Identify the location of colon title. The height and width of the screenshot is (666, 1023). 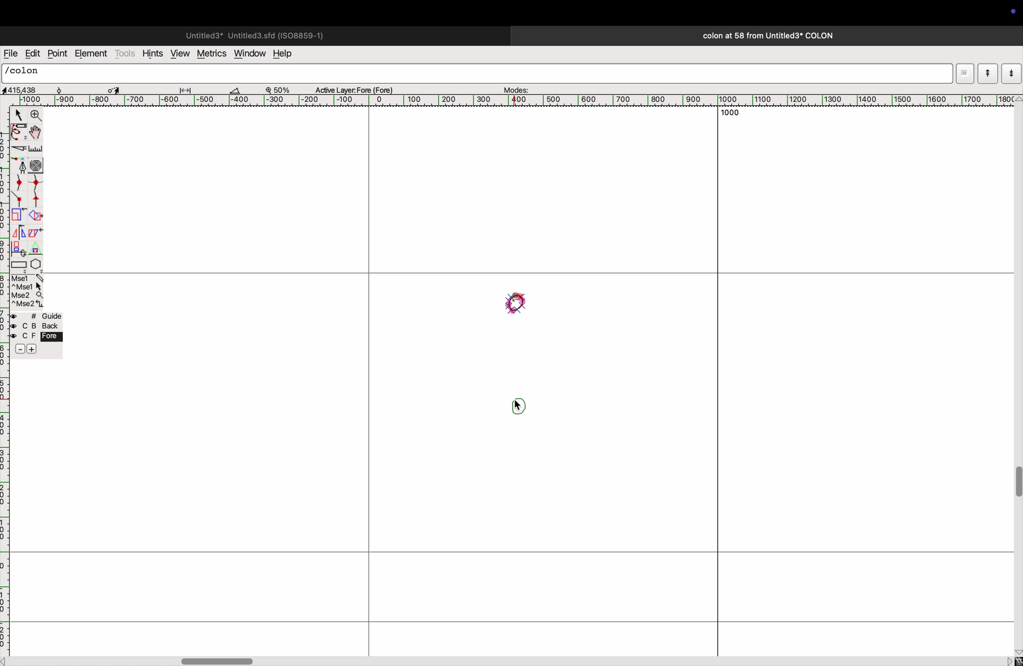
(764, 36).